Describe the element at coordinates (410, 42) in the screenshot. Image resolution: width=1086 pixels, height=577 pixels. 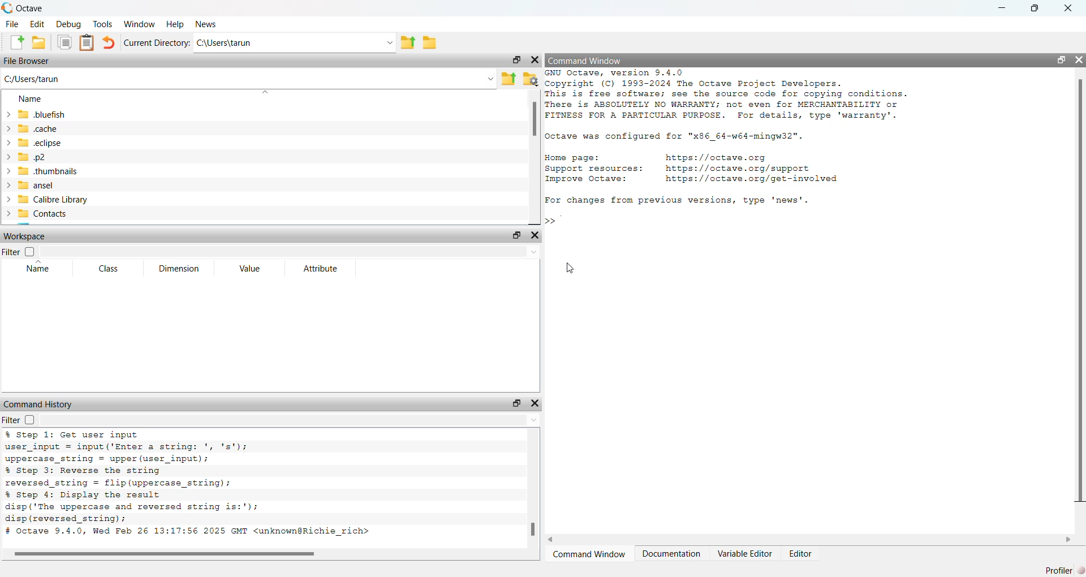
I see `one directory up` at that location.